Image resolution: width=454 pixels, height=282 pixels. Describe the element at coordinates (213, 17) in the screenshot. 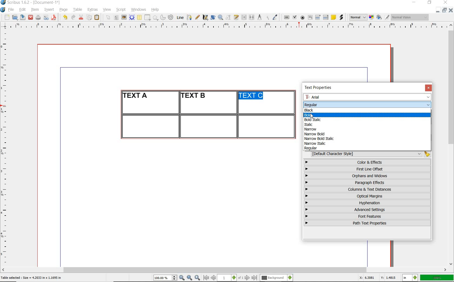

I see `rotate item` at that location.